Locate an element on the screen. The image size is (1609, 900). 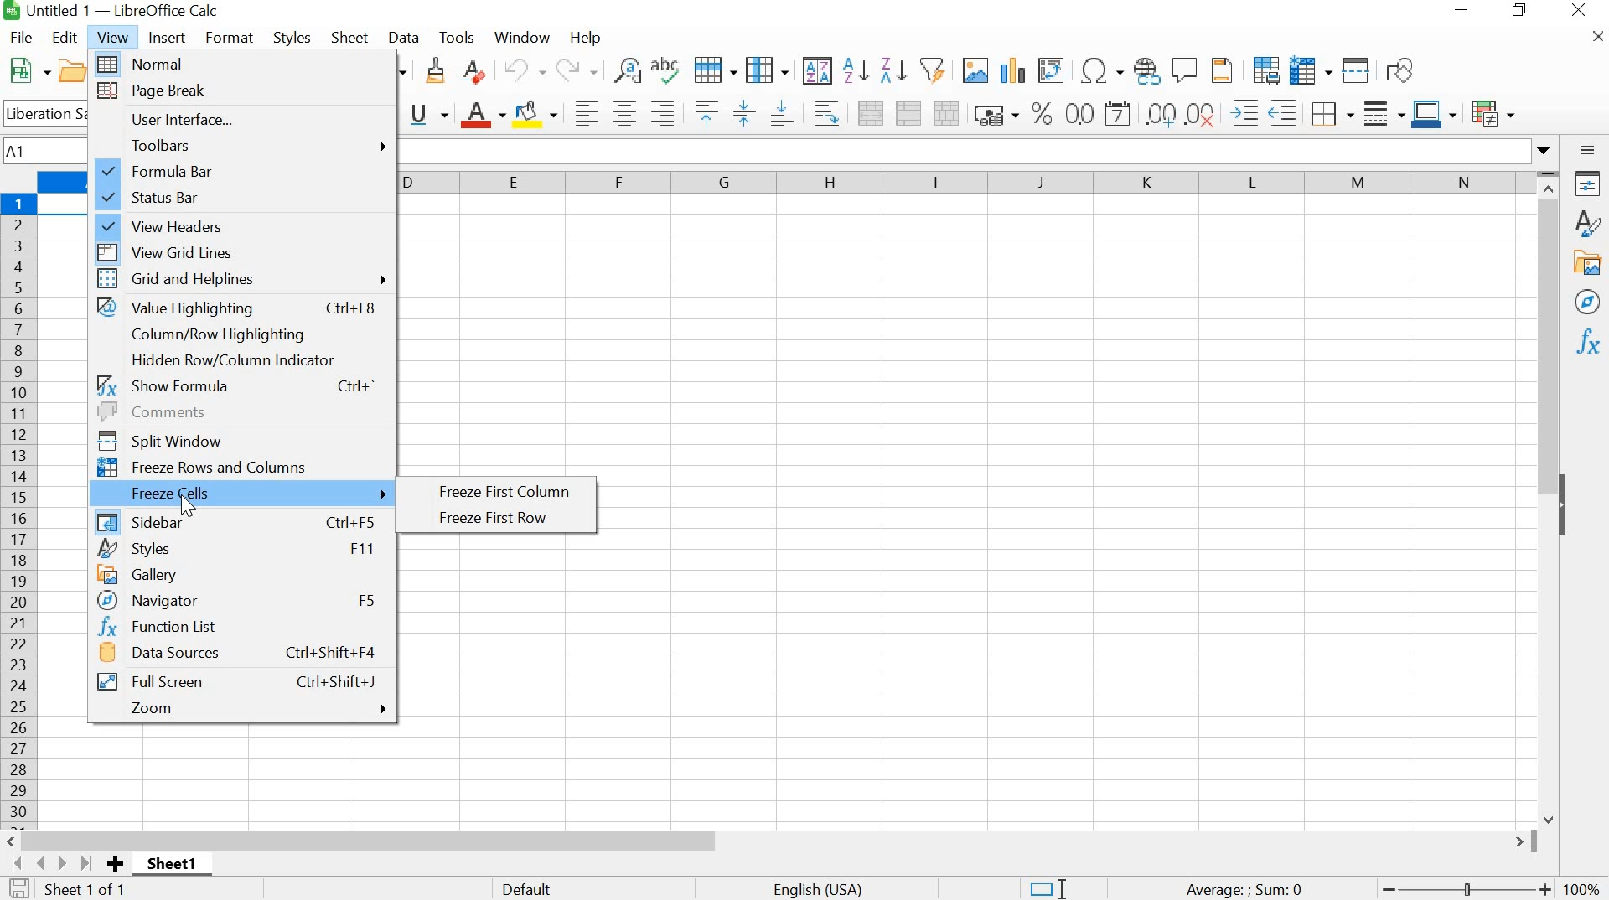
HIDDEN ROW/COLUMN INDICATOR is located at coordinates (232, 359).